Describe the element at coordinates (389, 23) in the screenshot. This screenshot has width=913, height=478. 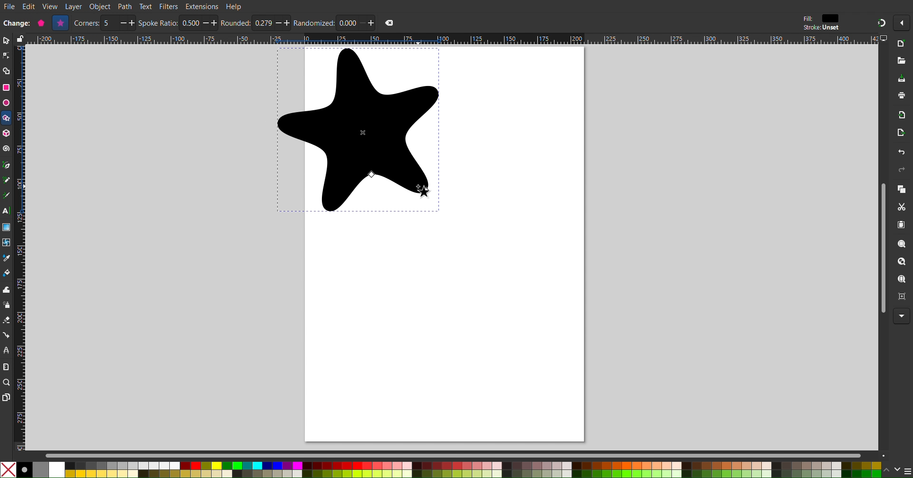
I see `Close` at that location.